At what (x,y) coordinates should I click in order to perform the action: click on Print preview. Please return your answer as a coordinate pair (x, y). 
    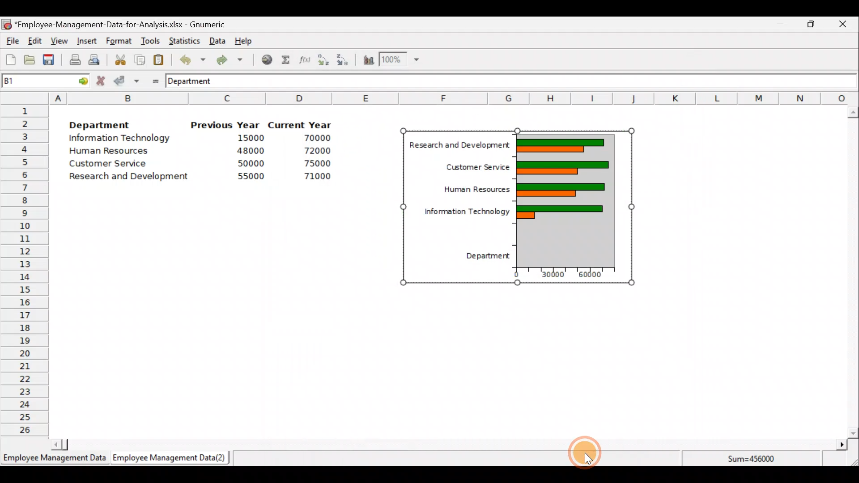
    Looking at the image, I should click on (94, 59).